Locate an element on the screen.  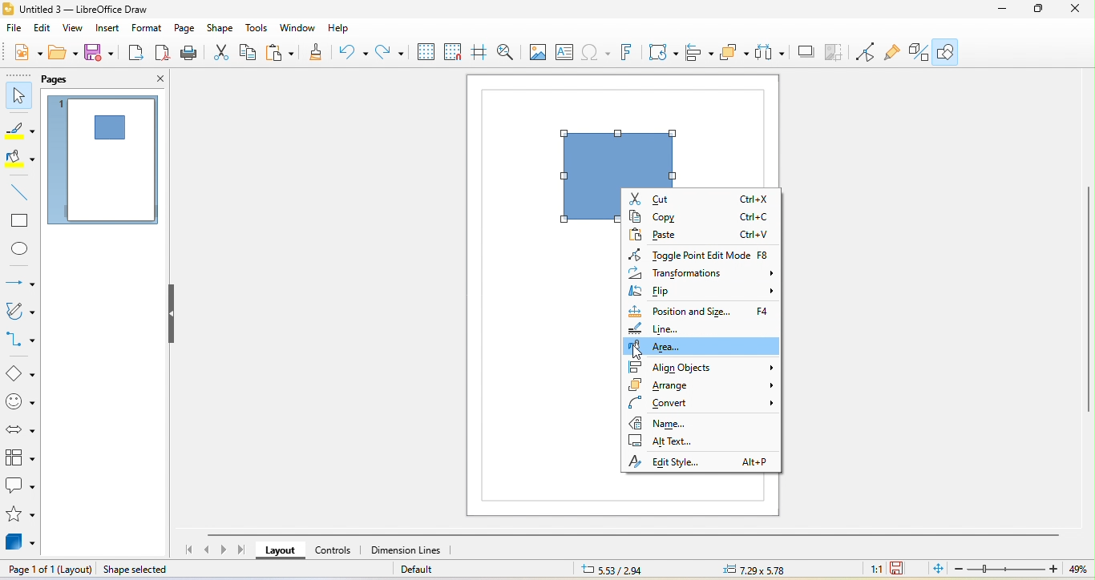
snap to grid is located at coordinates (455, 54).